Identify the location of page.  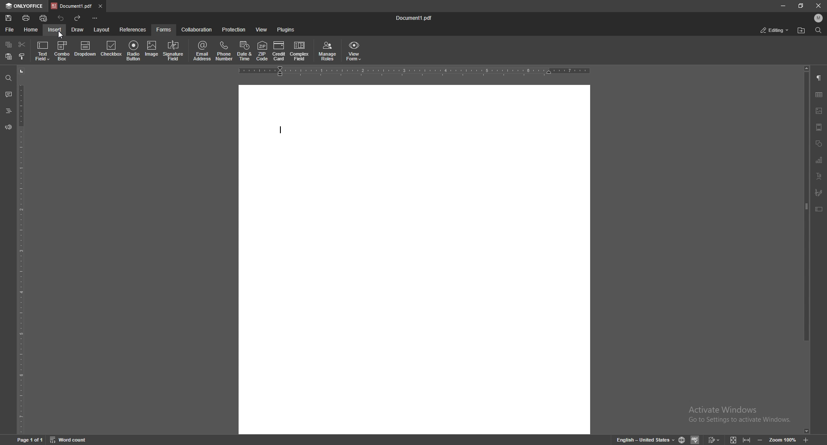
(31, 440).